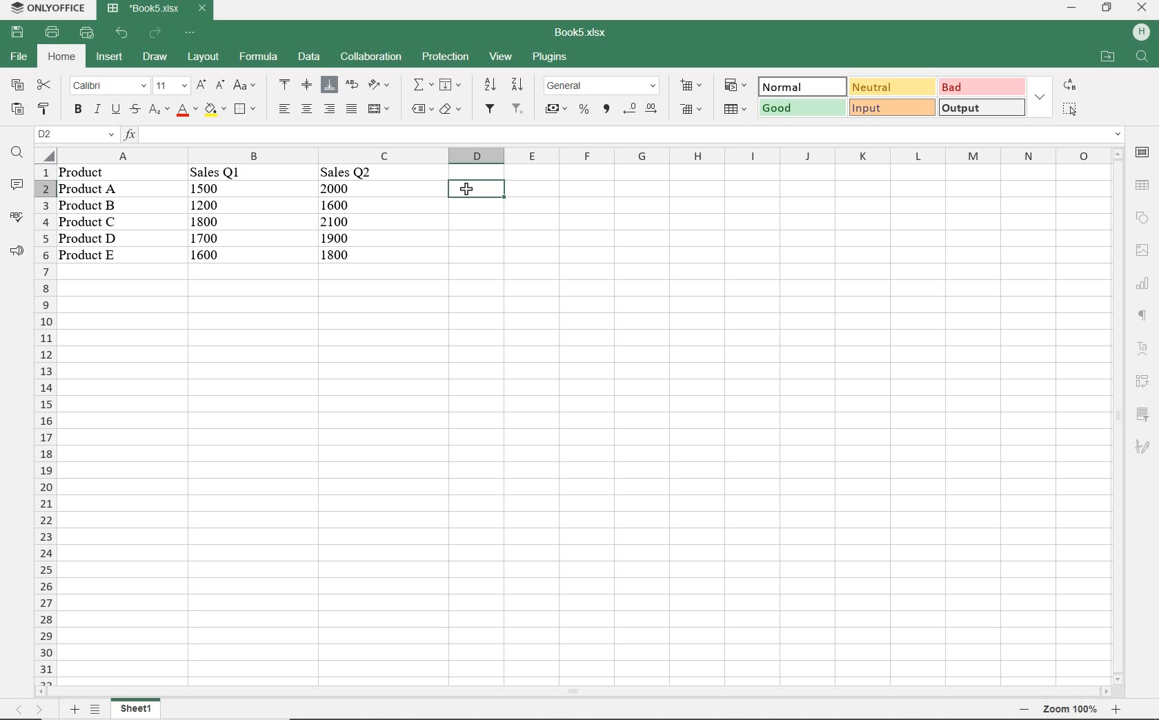  What do you see at coordinates (74, 709) in the screenshot?
I see `add sheet` at bounding box center [74, 709].